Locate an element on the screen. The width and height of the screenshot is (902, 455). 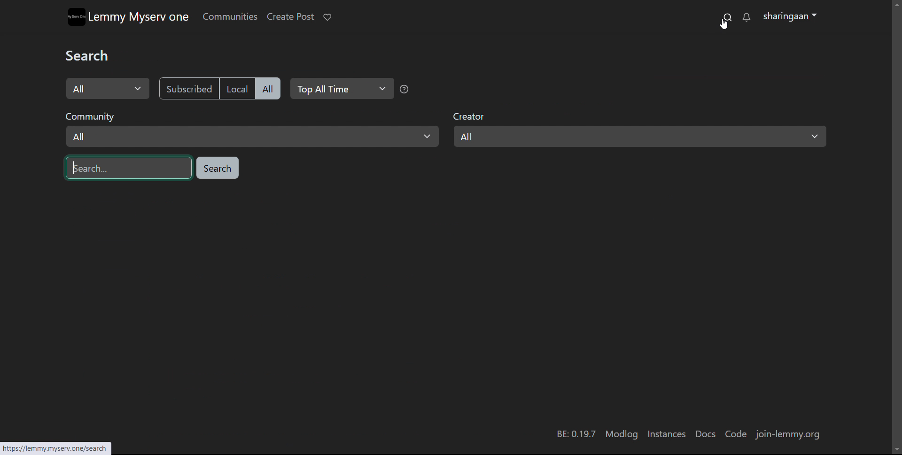
subscribed is located at coordinates (188, 88).